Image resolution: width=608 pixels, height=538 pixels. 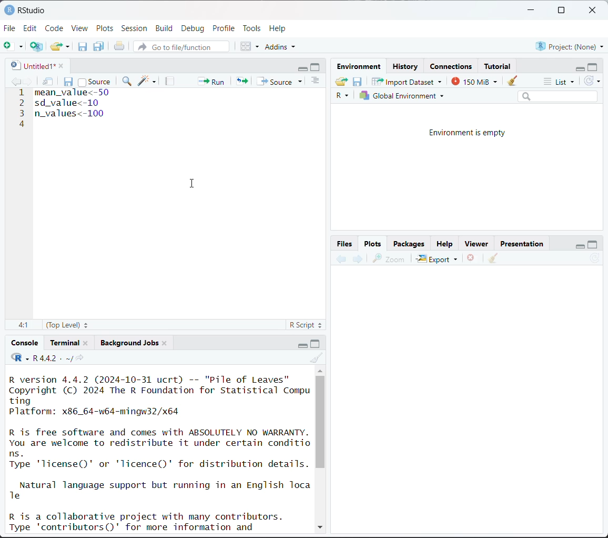 I want to click on Tutorial, so click(x=499, y=65).